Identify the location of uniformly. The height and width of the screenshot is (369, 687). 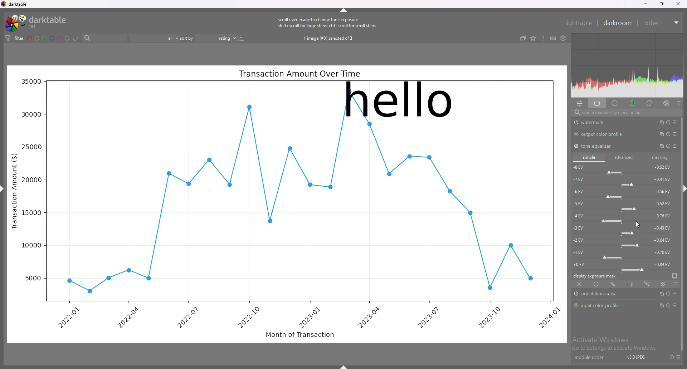
(597, 284).